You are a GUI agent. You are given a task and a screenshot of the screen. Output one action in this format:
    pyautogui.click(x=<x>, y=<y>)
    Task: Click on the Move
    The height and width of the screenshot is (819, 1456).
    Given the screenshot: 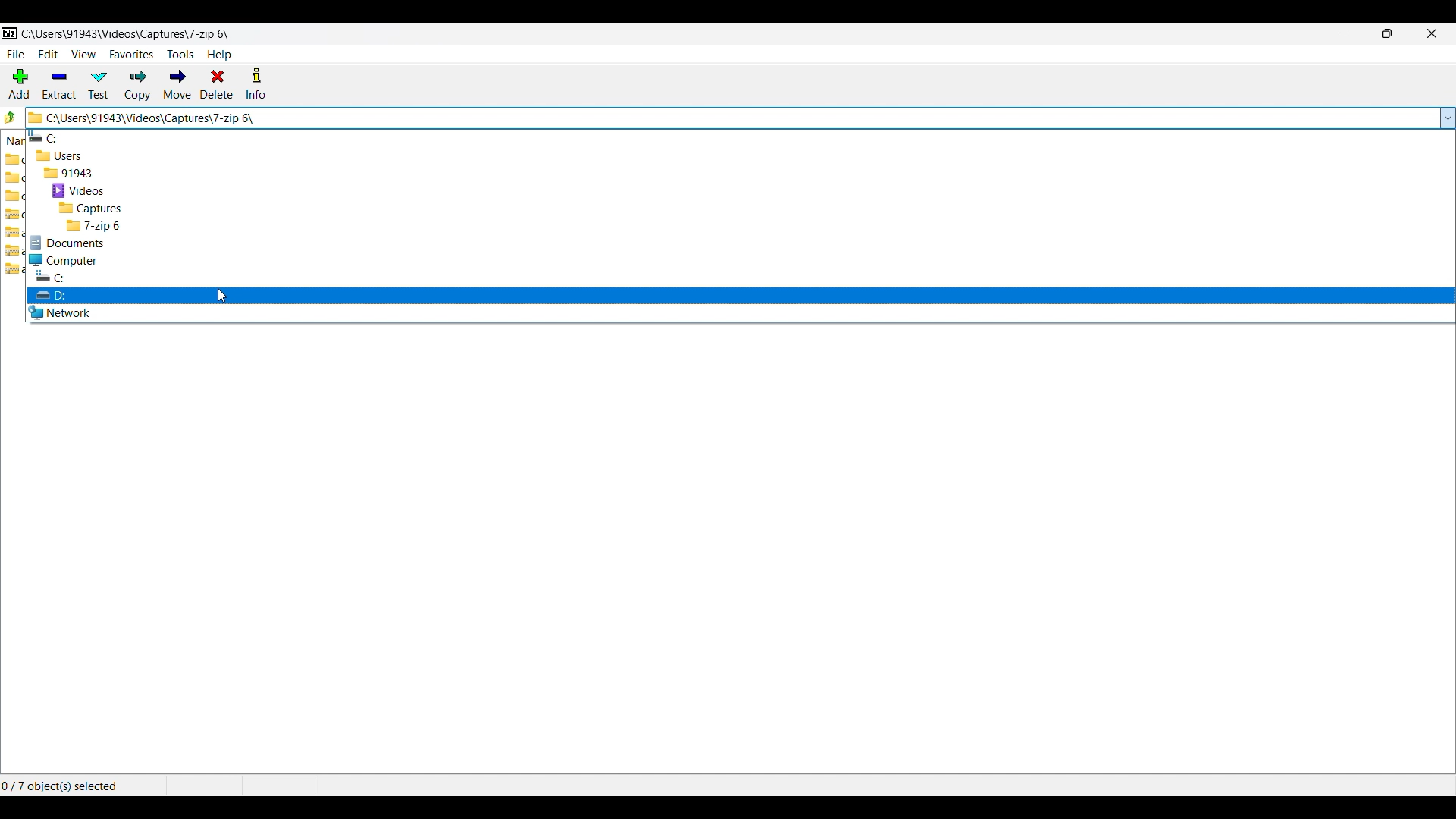 What is the action you would take?
    pyautogui.click(x=177, y=85)
    